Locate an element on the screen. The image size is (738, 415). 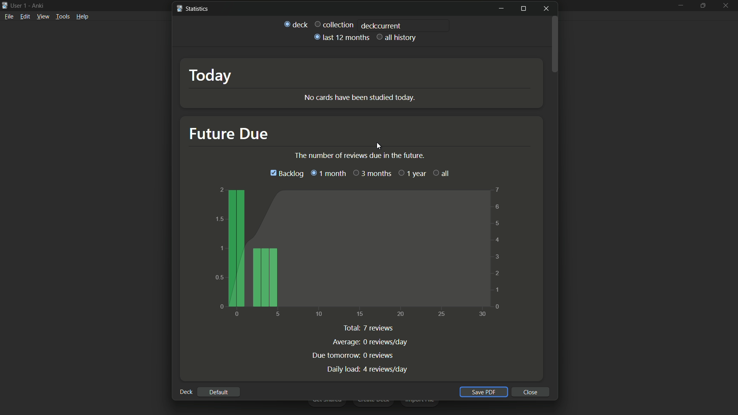
minimize is located at coordinates (501, 9).